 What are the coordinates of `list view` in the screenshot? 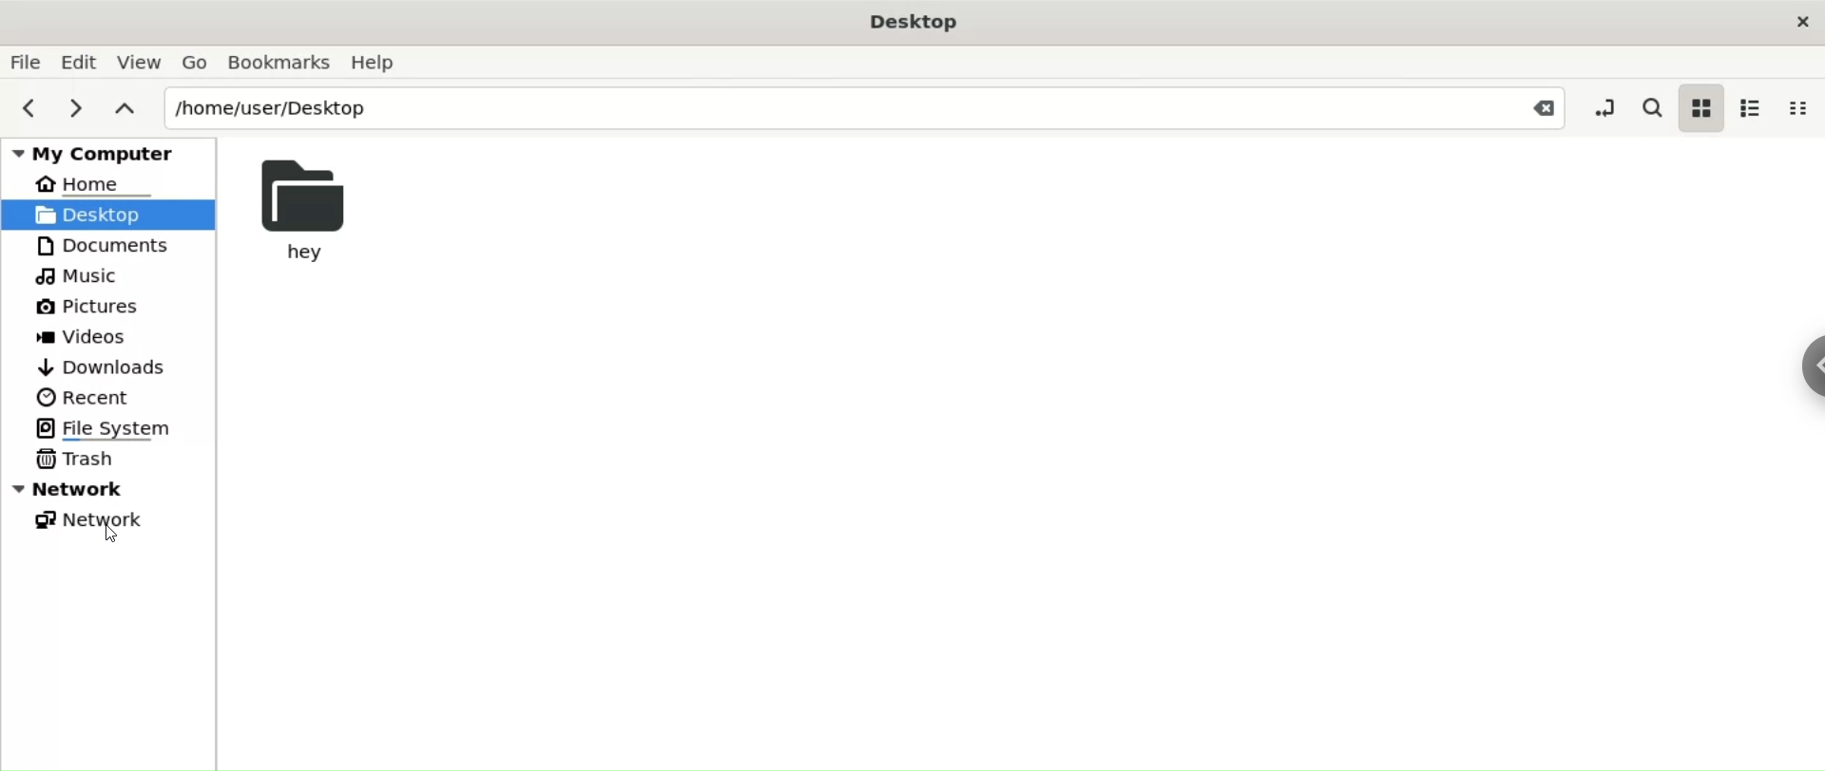 It's located at (1760, 109).